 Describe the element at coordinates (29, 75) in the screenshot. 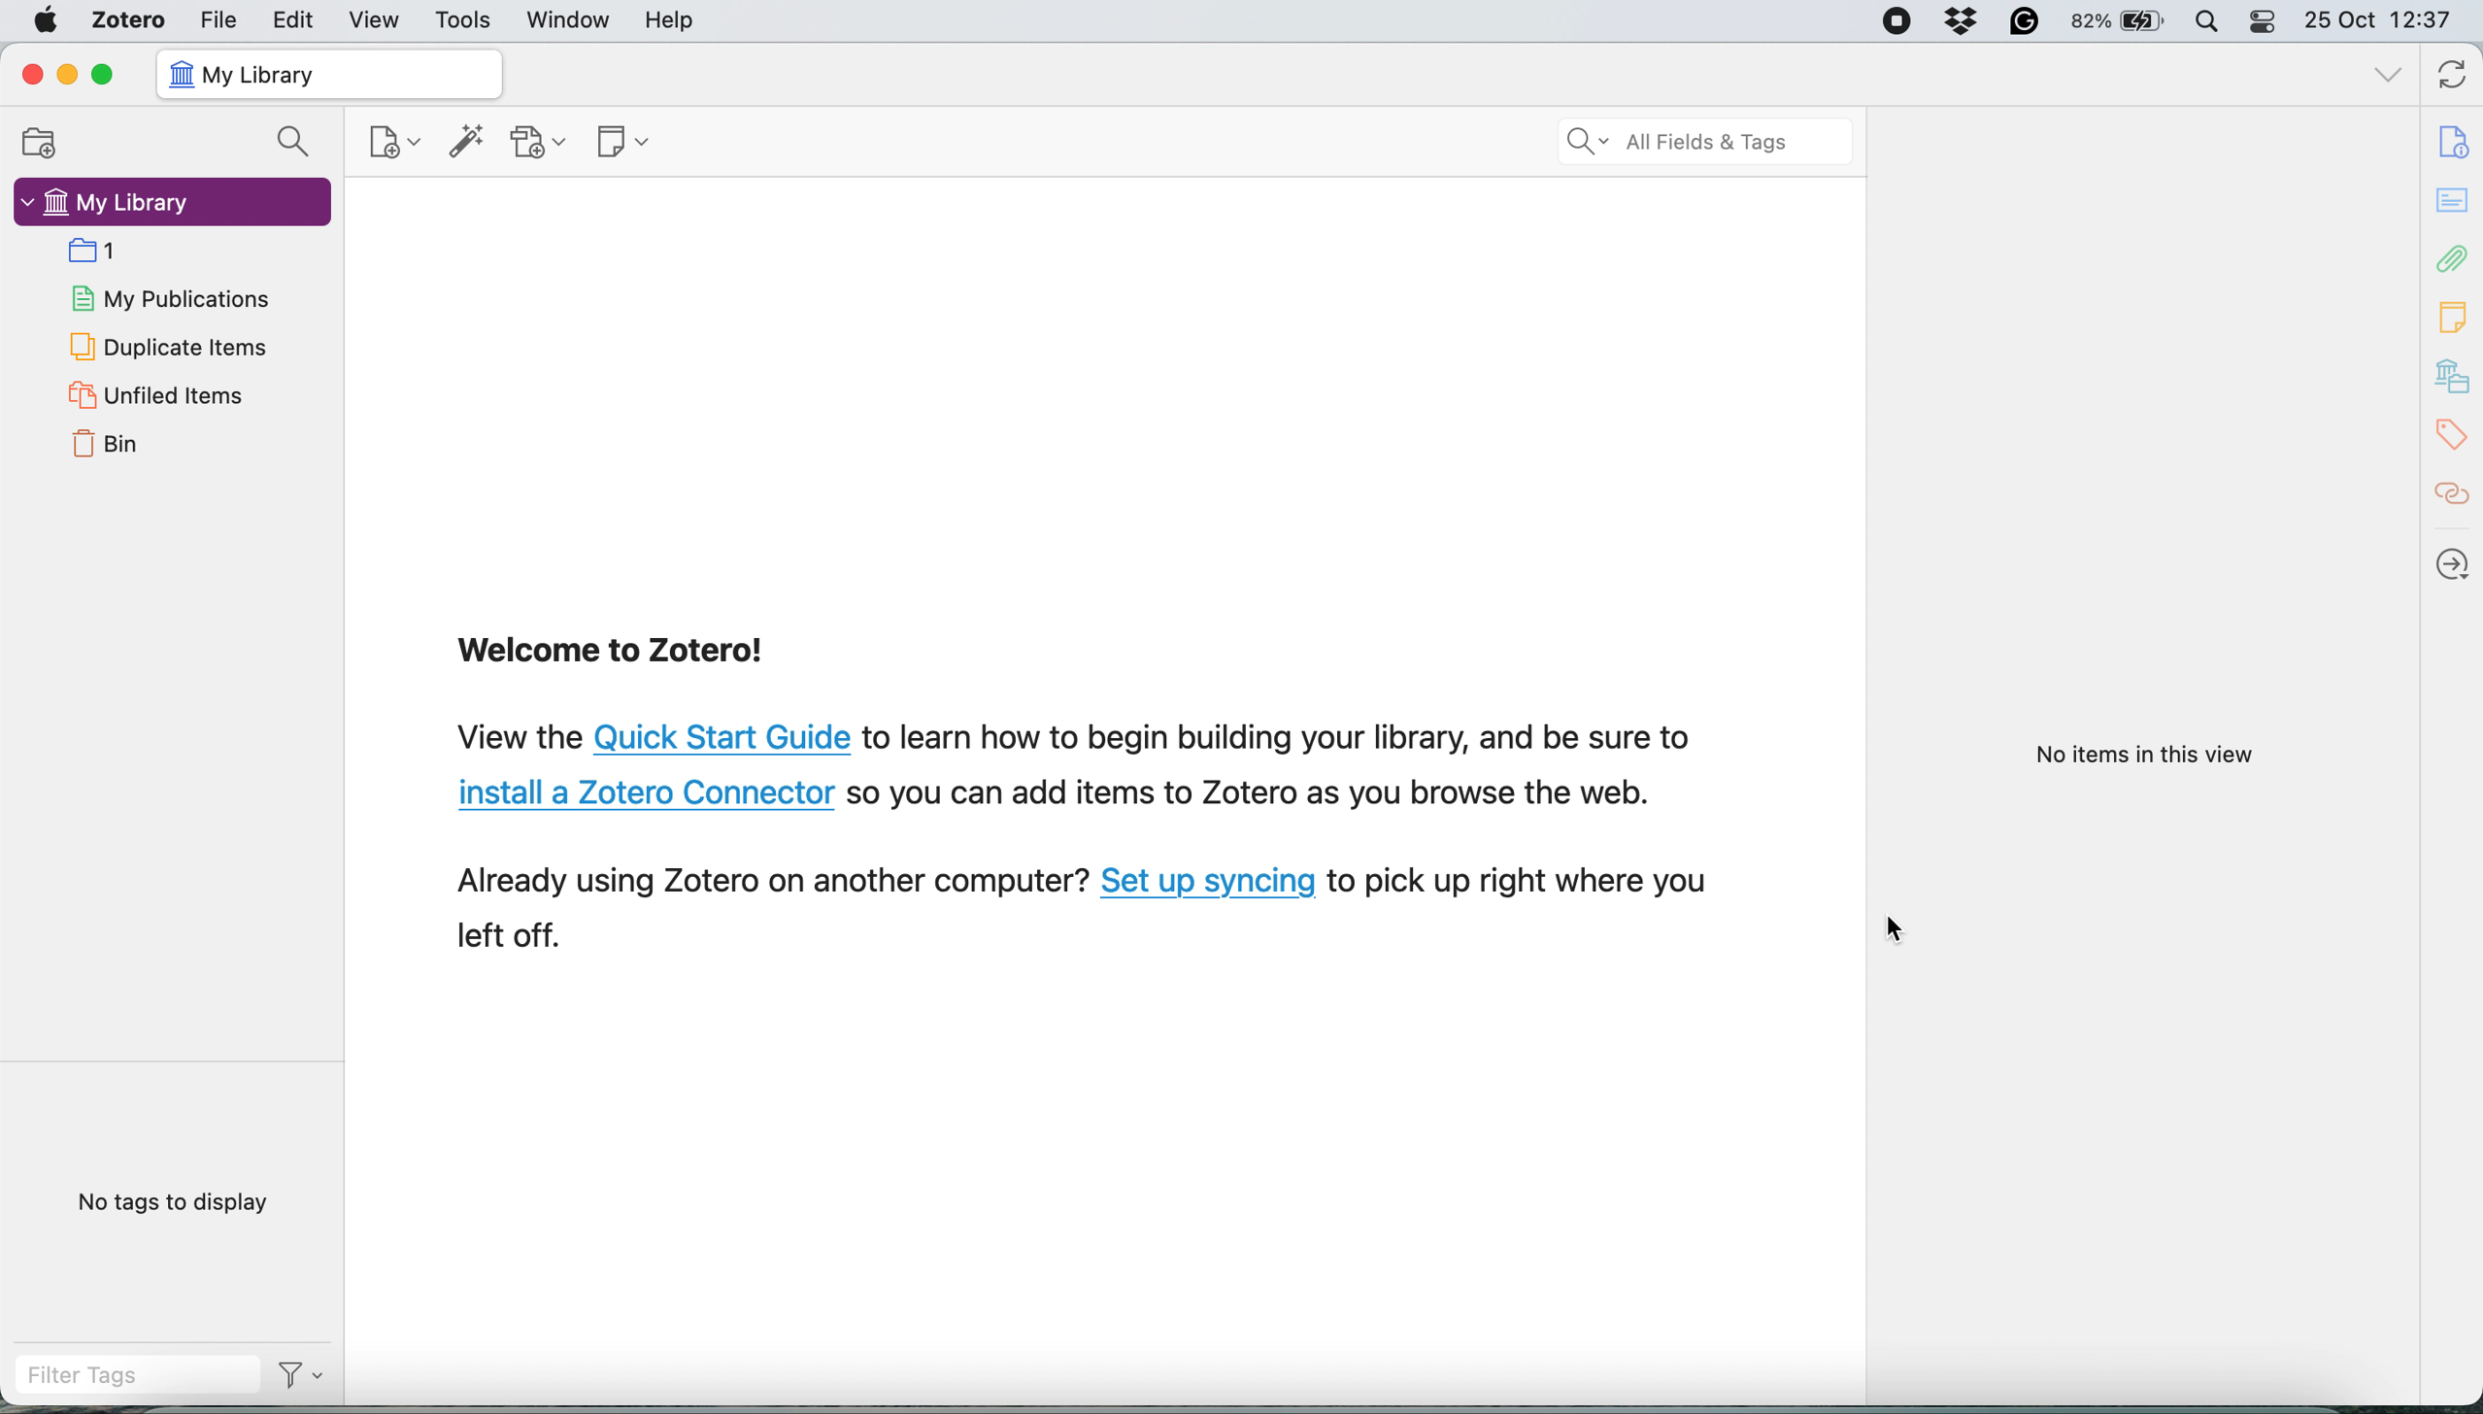

I see `close` at that location.